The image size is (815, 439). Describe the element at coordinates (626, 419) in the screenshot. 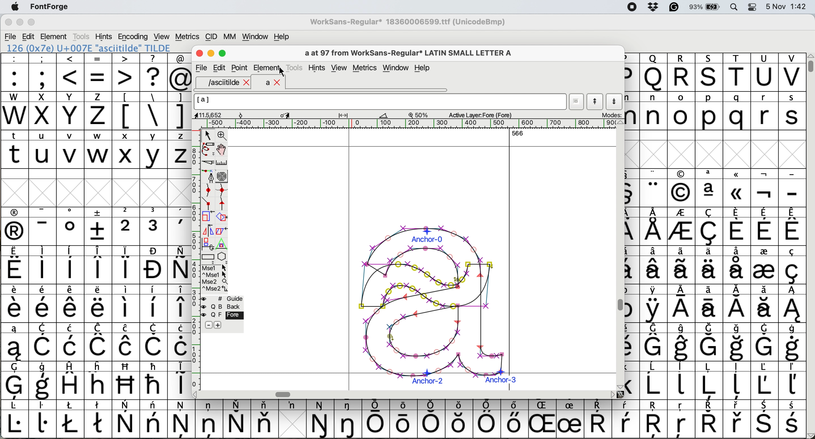

I see `symbol` at that location.